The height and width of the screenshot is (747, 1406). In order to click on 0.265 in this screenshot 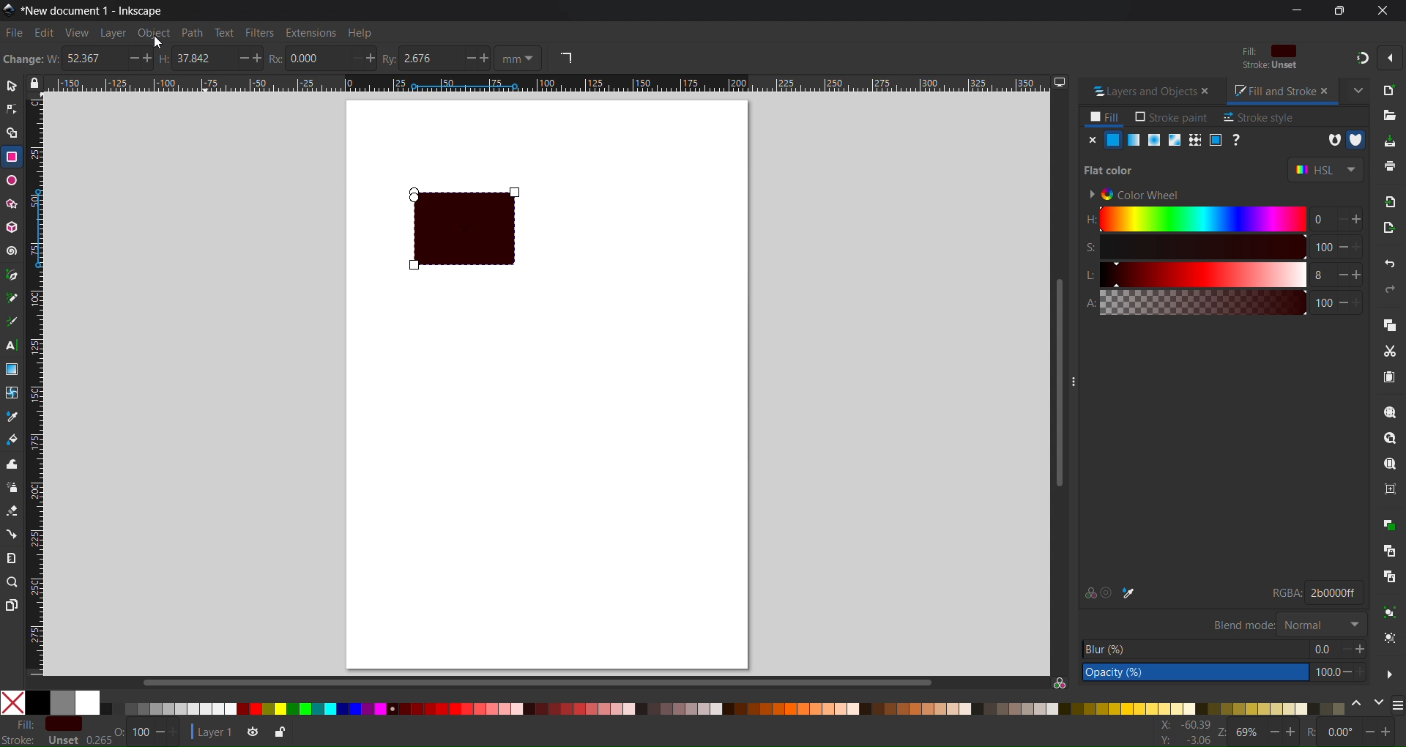, I will do `click(95, 740)`.